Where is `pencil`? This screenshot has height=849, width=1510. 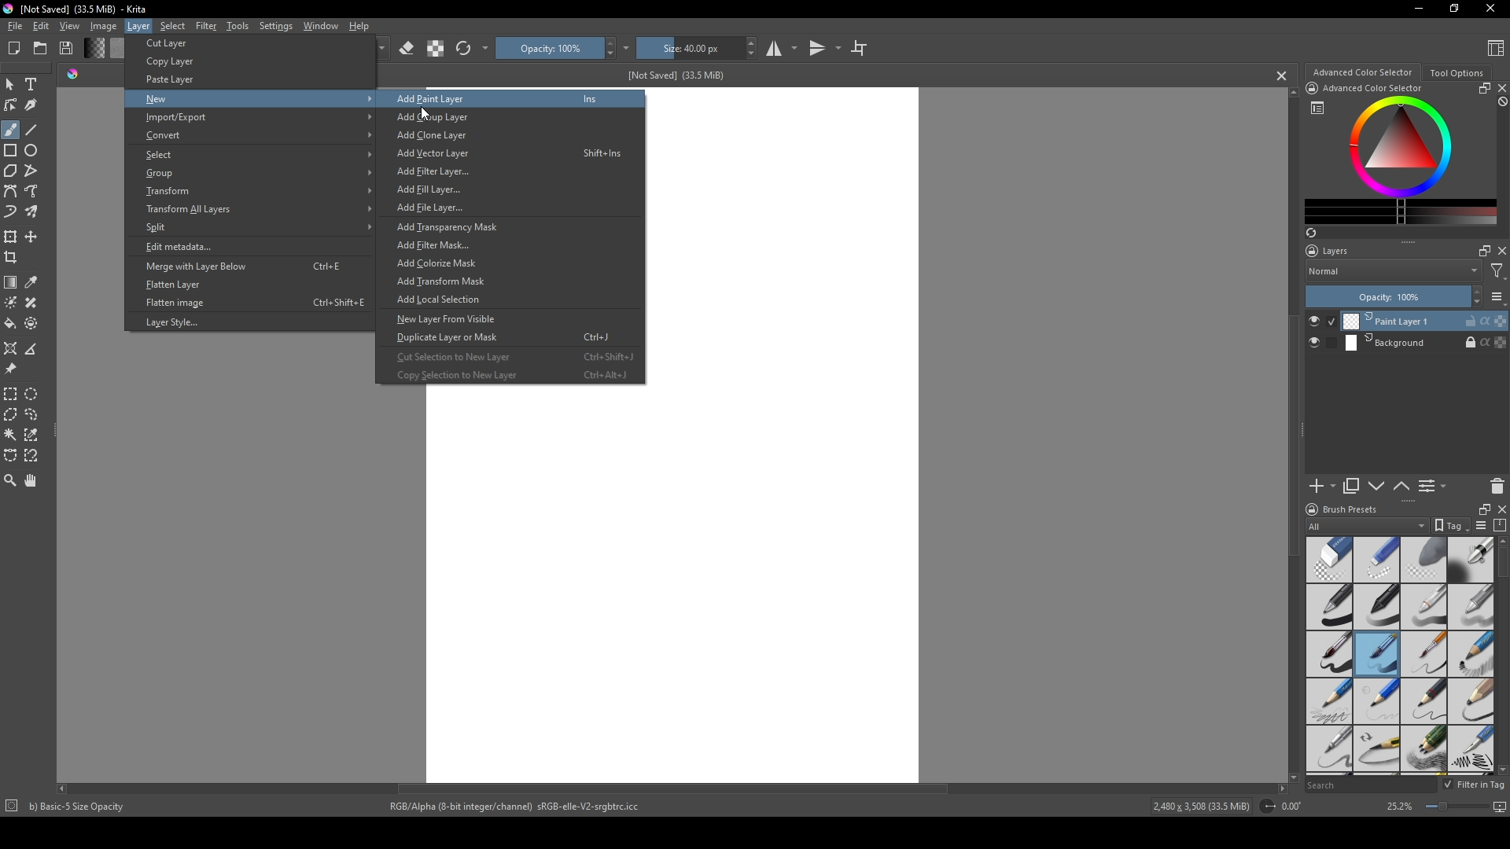
pencil is located at coordinates (1423, 701).